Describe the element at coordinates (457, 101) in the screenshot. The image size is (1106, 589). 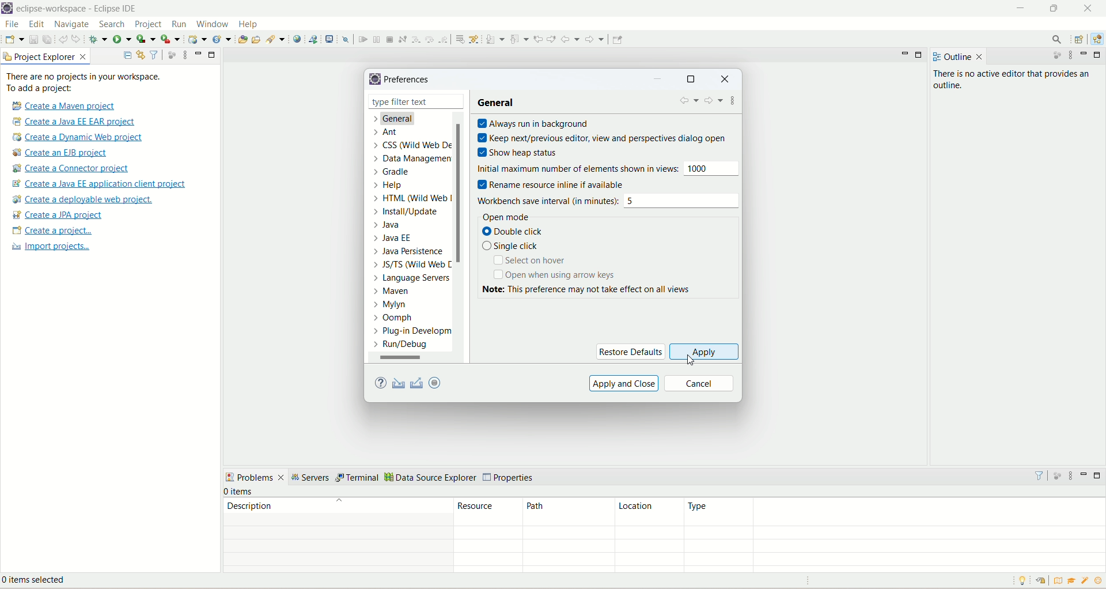
I see `close` at that location.